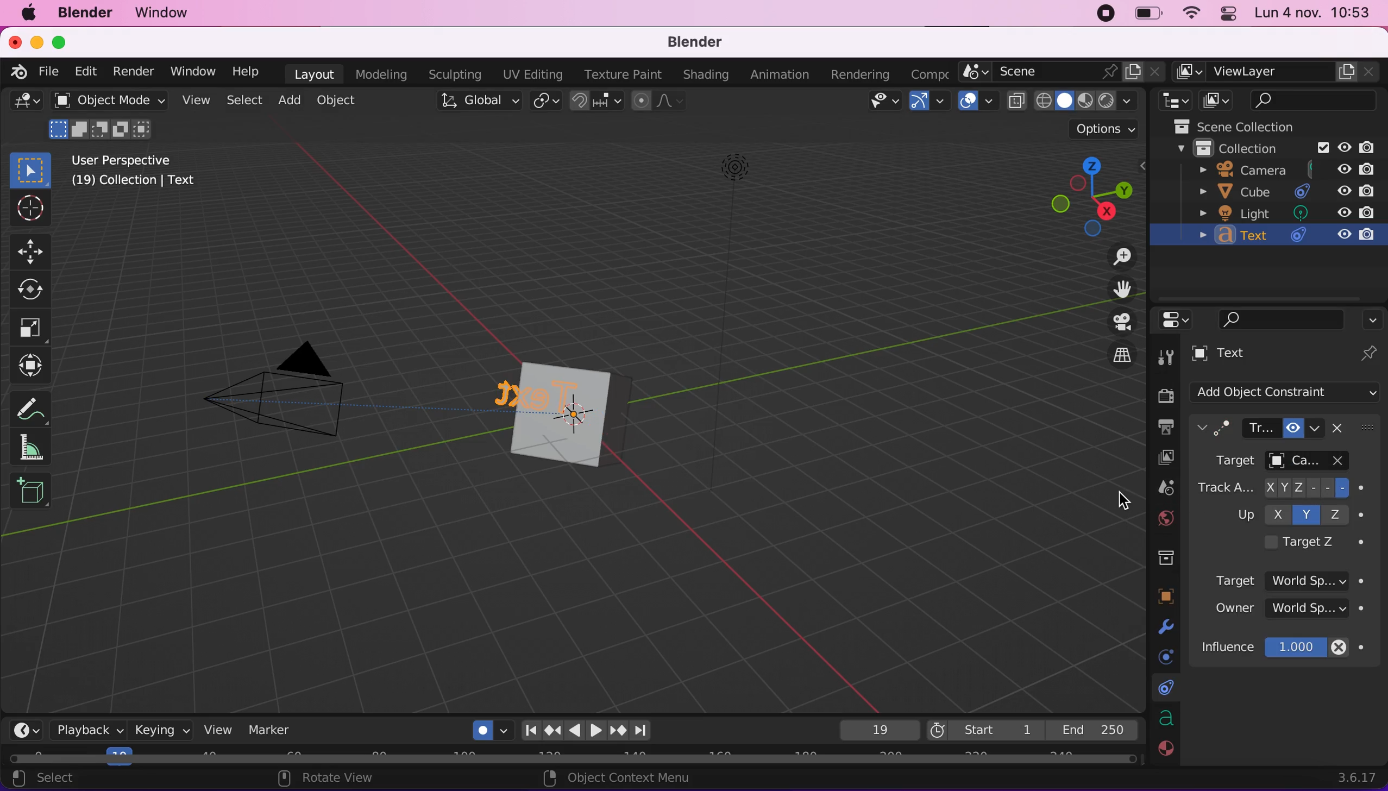 This screenshot has width=1388, height=791. What do you see at coordinates (862, 74) in the screenshot?
I see `rendering` at bounding box center [862, 74].